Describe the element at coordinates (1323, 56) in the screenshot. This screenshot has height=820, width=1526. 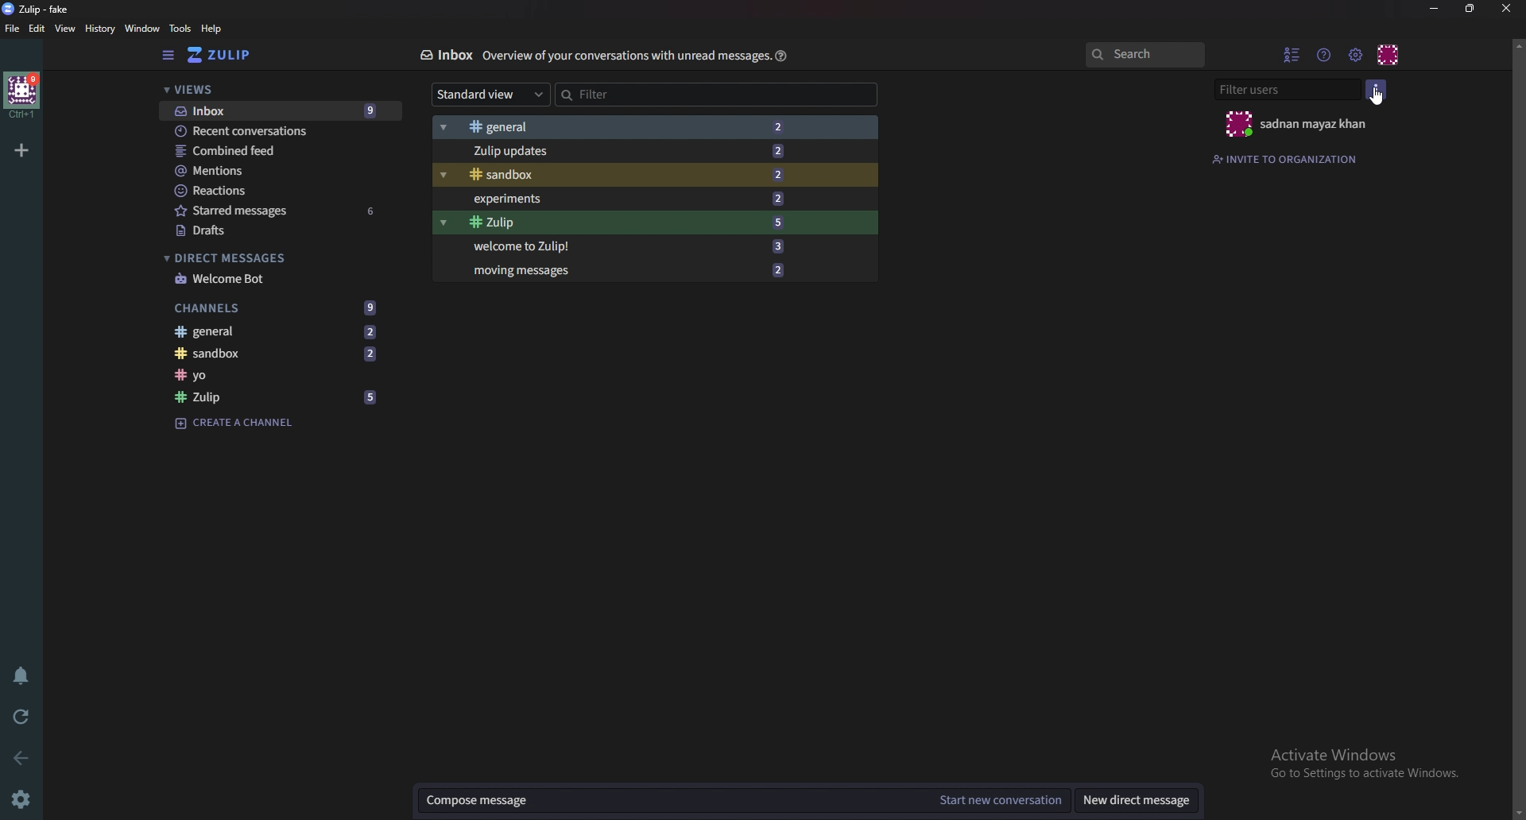
I see `Help menu` at that location.